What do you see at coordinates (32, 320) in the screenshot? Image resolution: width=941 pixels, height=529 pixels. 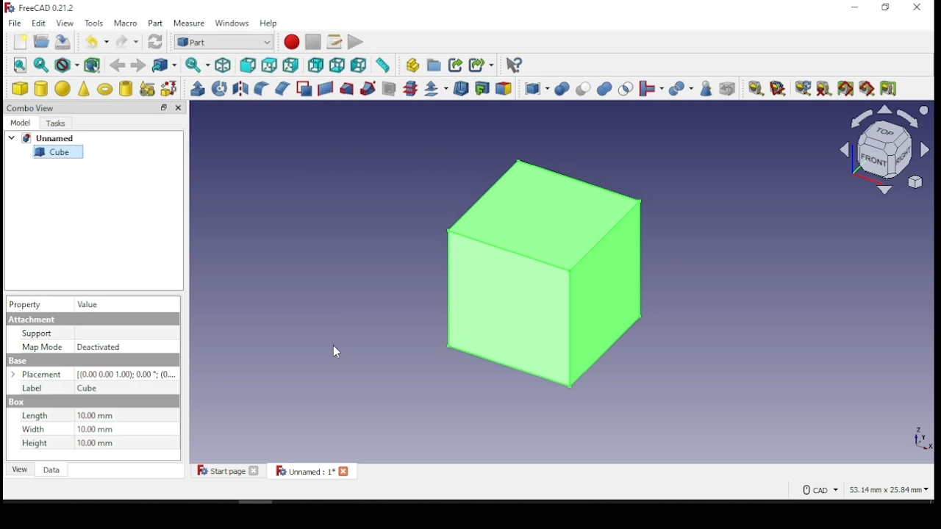 I see `Attachment` at bounding box center [32, 320].